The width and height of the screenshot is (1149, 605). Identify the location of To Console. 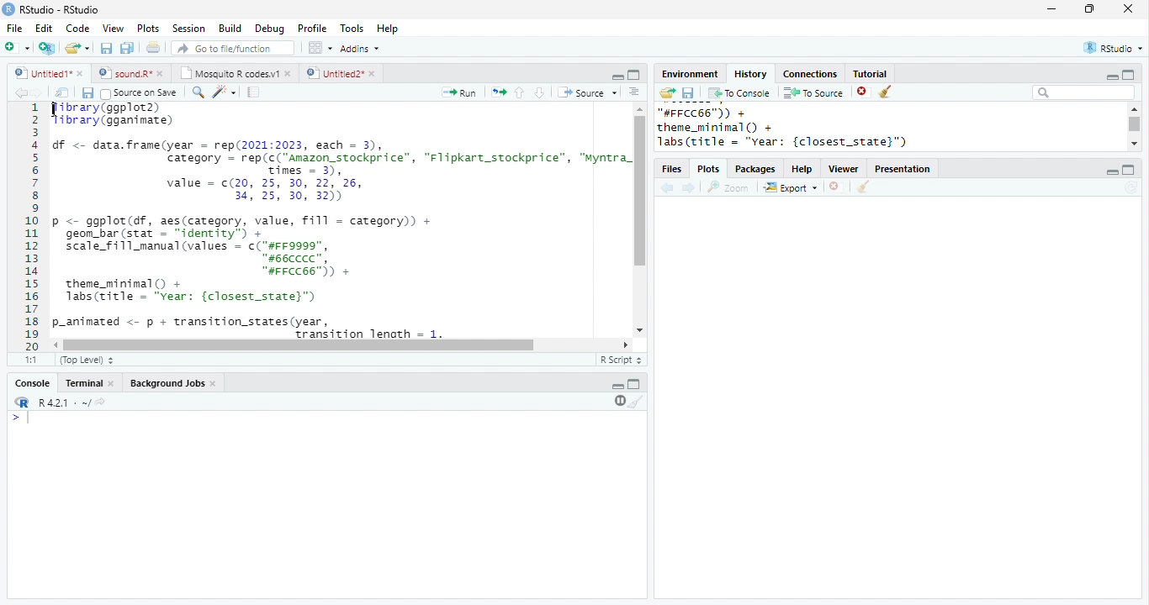
(740, 93).